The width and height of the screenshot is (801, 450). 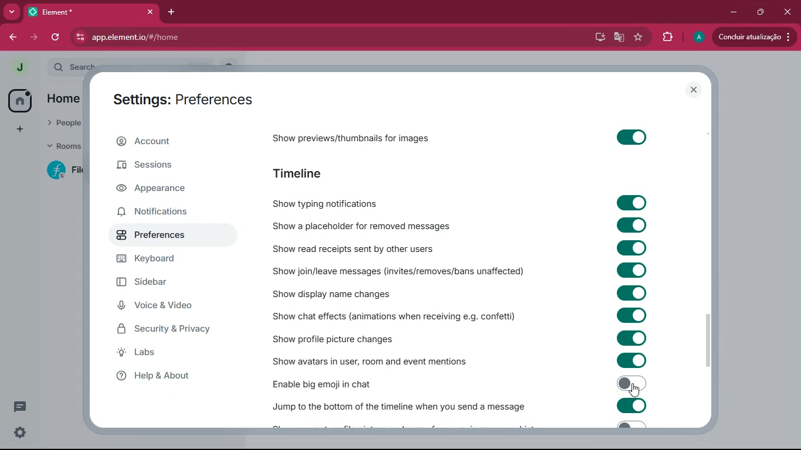 I want to click on toggle on , so click(x=631, y=226).